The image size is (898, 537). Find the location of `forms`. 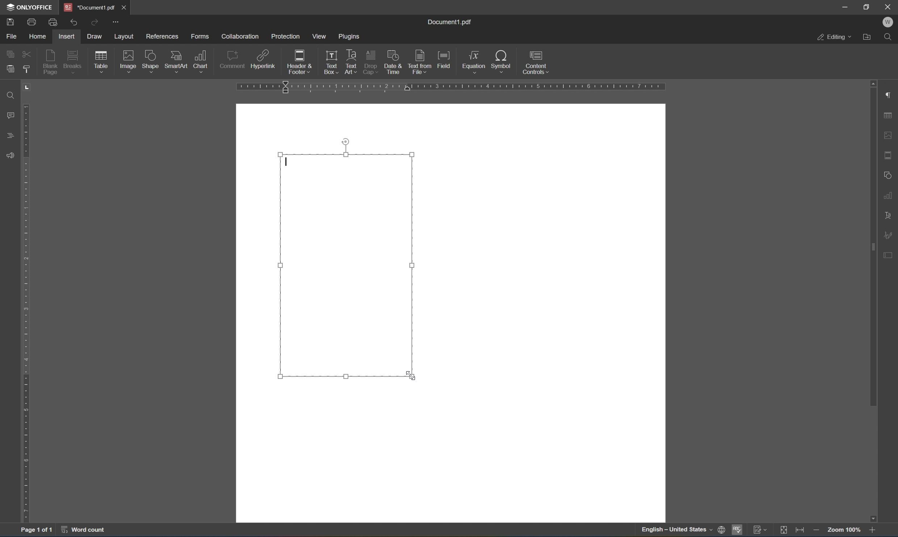

forms is located at coordinates (200, 37).